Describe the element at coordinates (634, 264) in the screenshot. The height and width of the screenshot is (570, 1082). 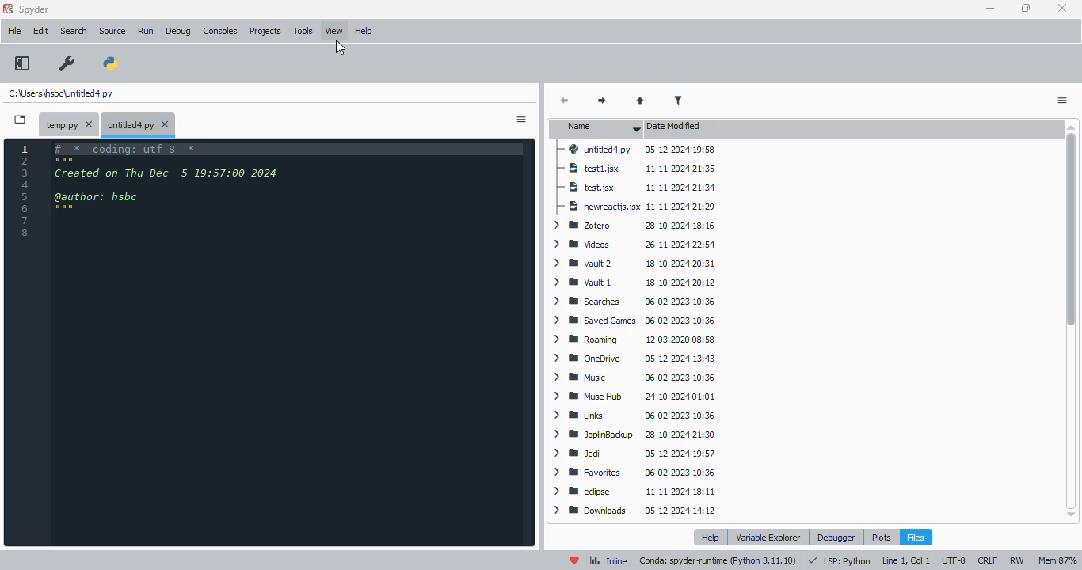
I see `vault 2` at that location.